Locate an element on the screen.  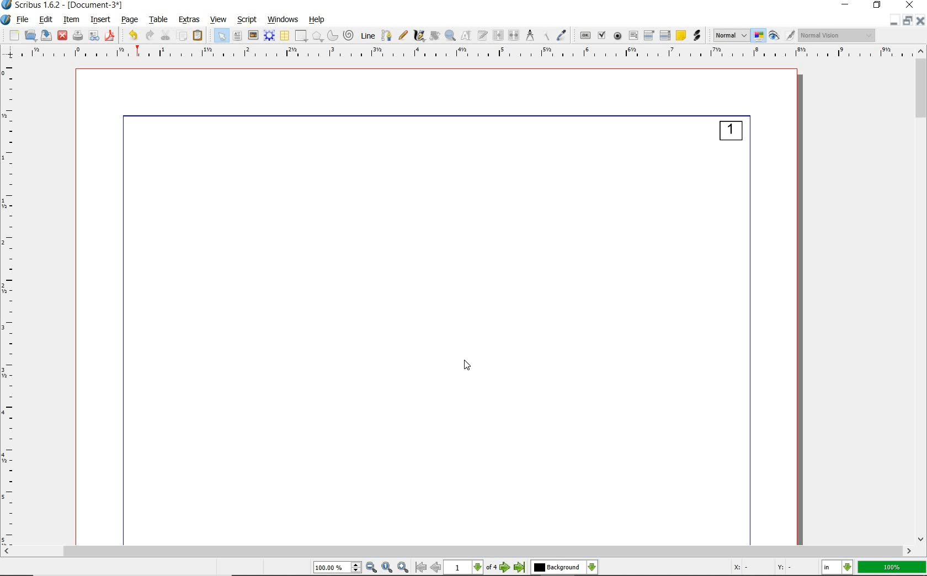
visual appearance of the display: Normal Vision is located at coordinates (838, 35).